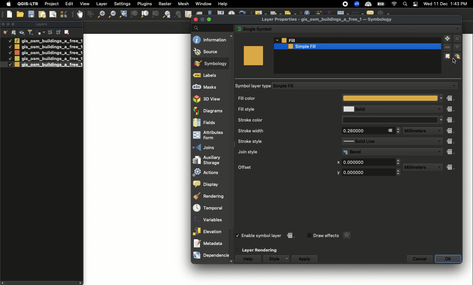 This screenshot has height=285, width=473. I want to click on Fill, so click(358, 40).